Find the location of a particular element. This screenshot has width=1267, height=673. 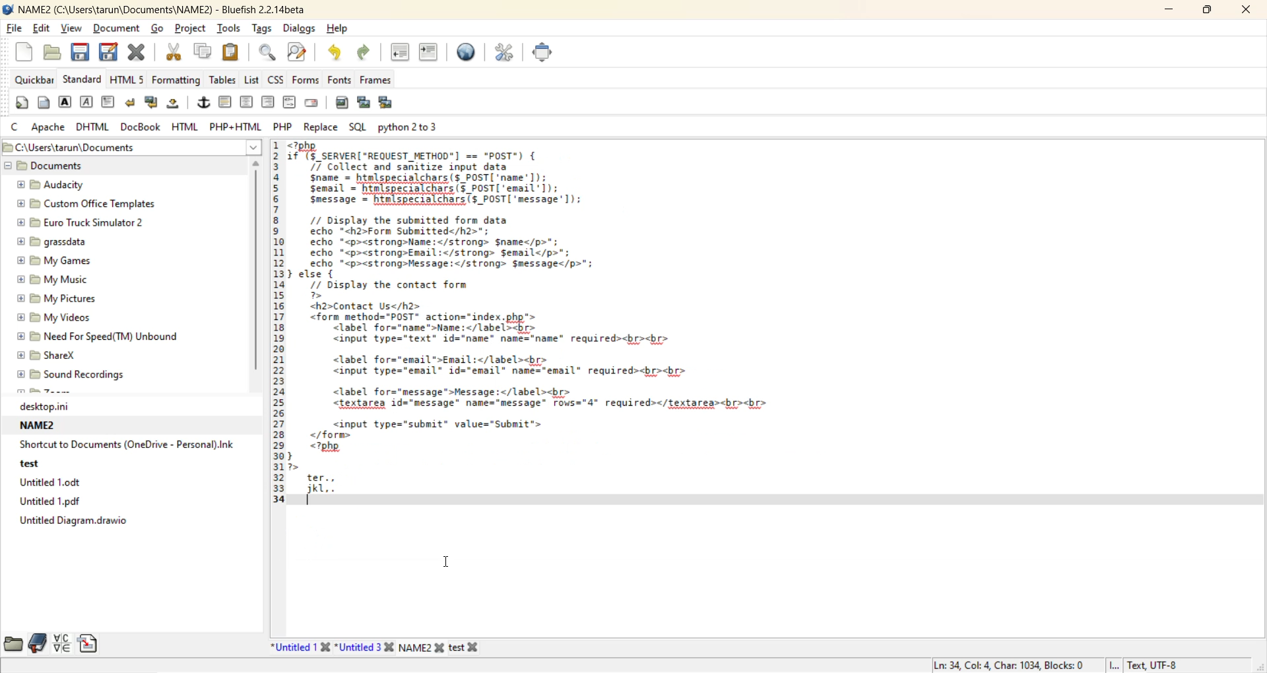

sql is located at coordinates (357, 124).